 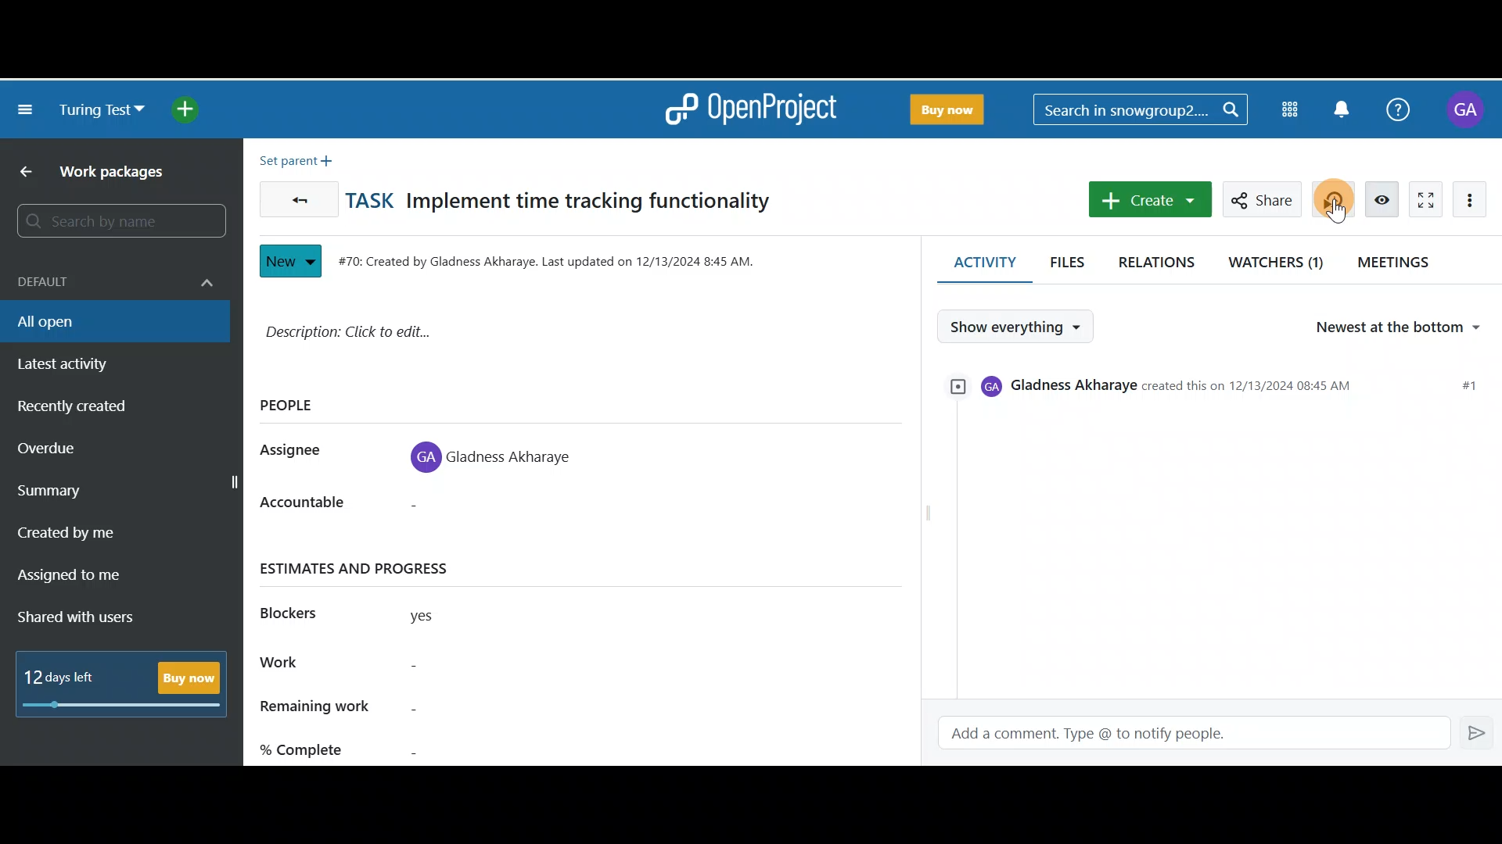 I want to click on ESTIMATES AND PROGRESS, so click(x=372, y=568).